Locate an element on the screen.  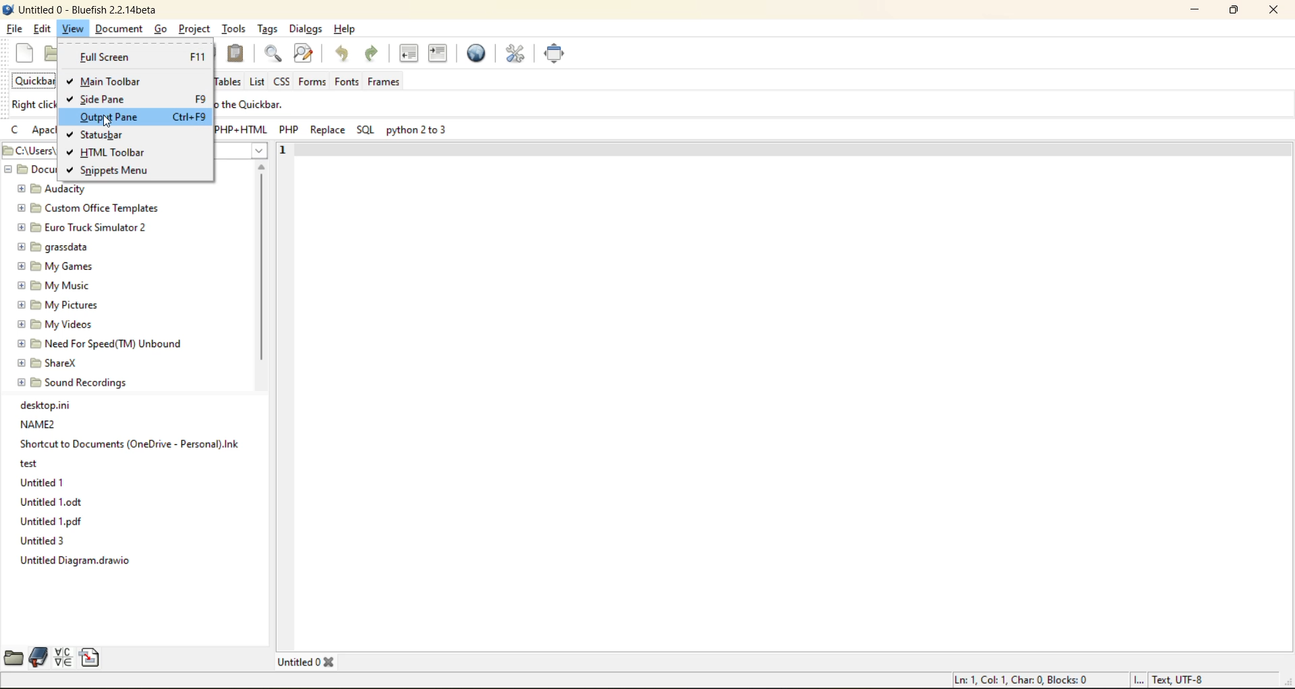
go is located at coordinates (161, 31).